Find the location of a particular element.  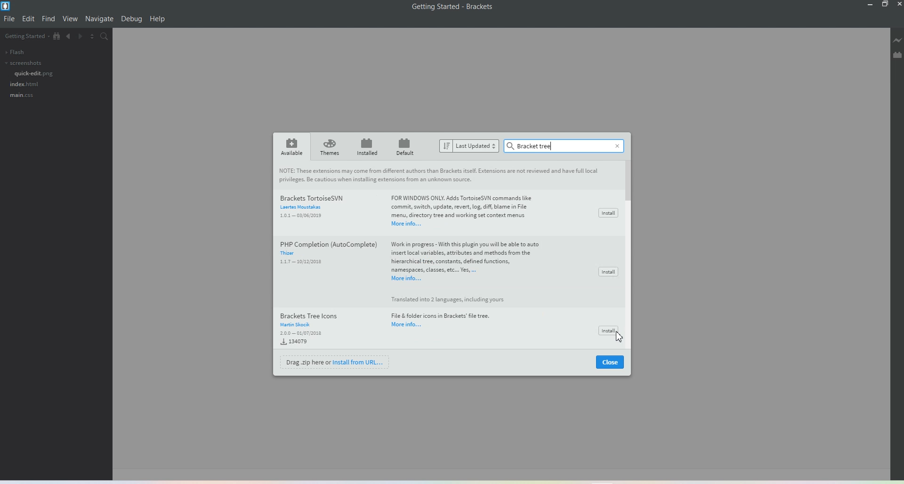

Close is located at coordinates (610, 363).